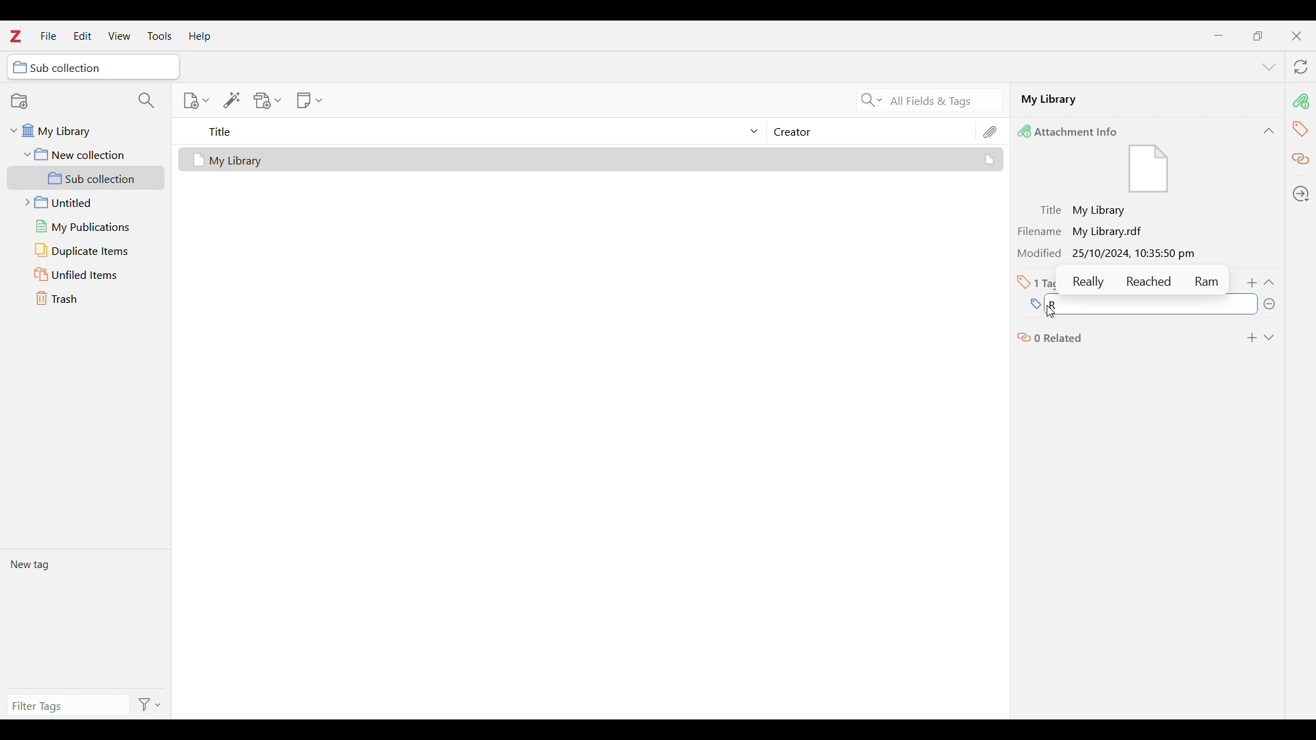  I want to click on Add attachment options, so click(268, 101).